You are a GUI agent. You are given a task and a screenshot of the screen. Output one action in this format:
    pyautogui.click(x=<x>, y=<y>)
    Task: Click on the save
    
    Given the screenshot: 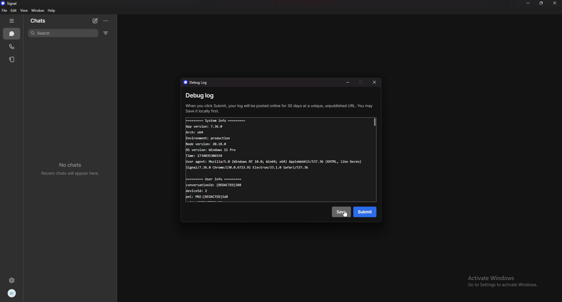 What is the action you would take?
    pyautogui.click(x=341, y=212)
    